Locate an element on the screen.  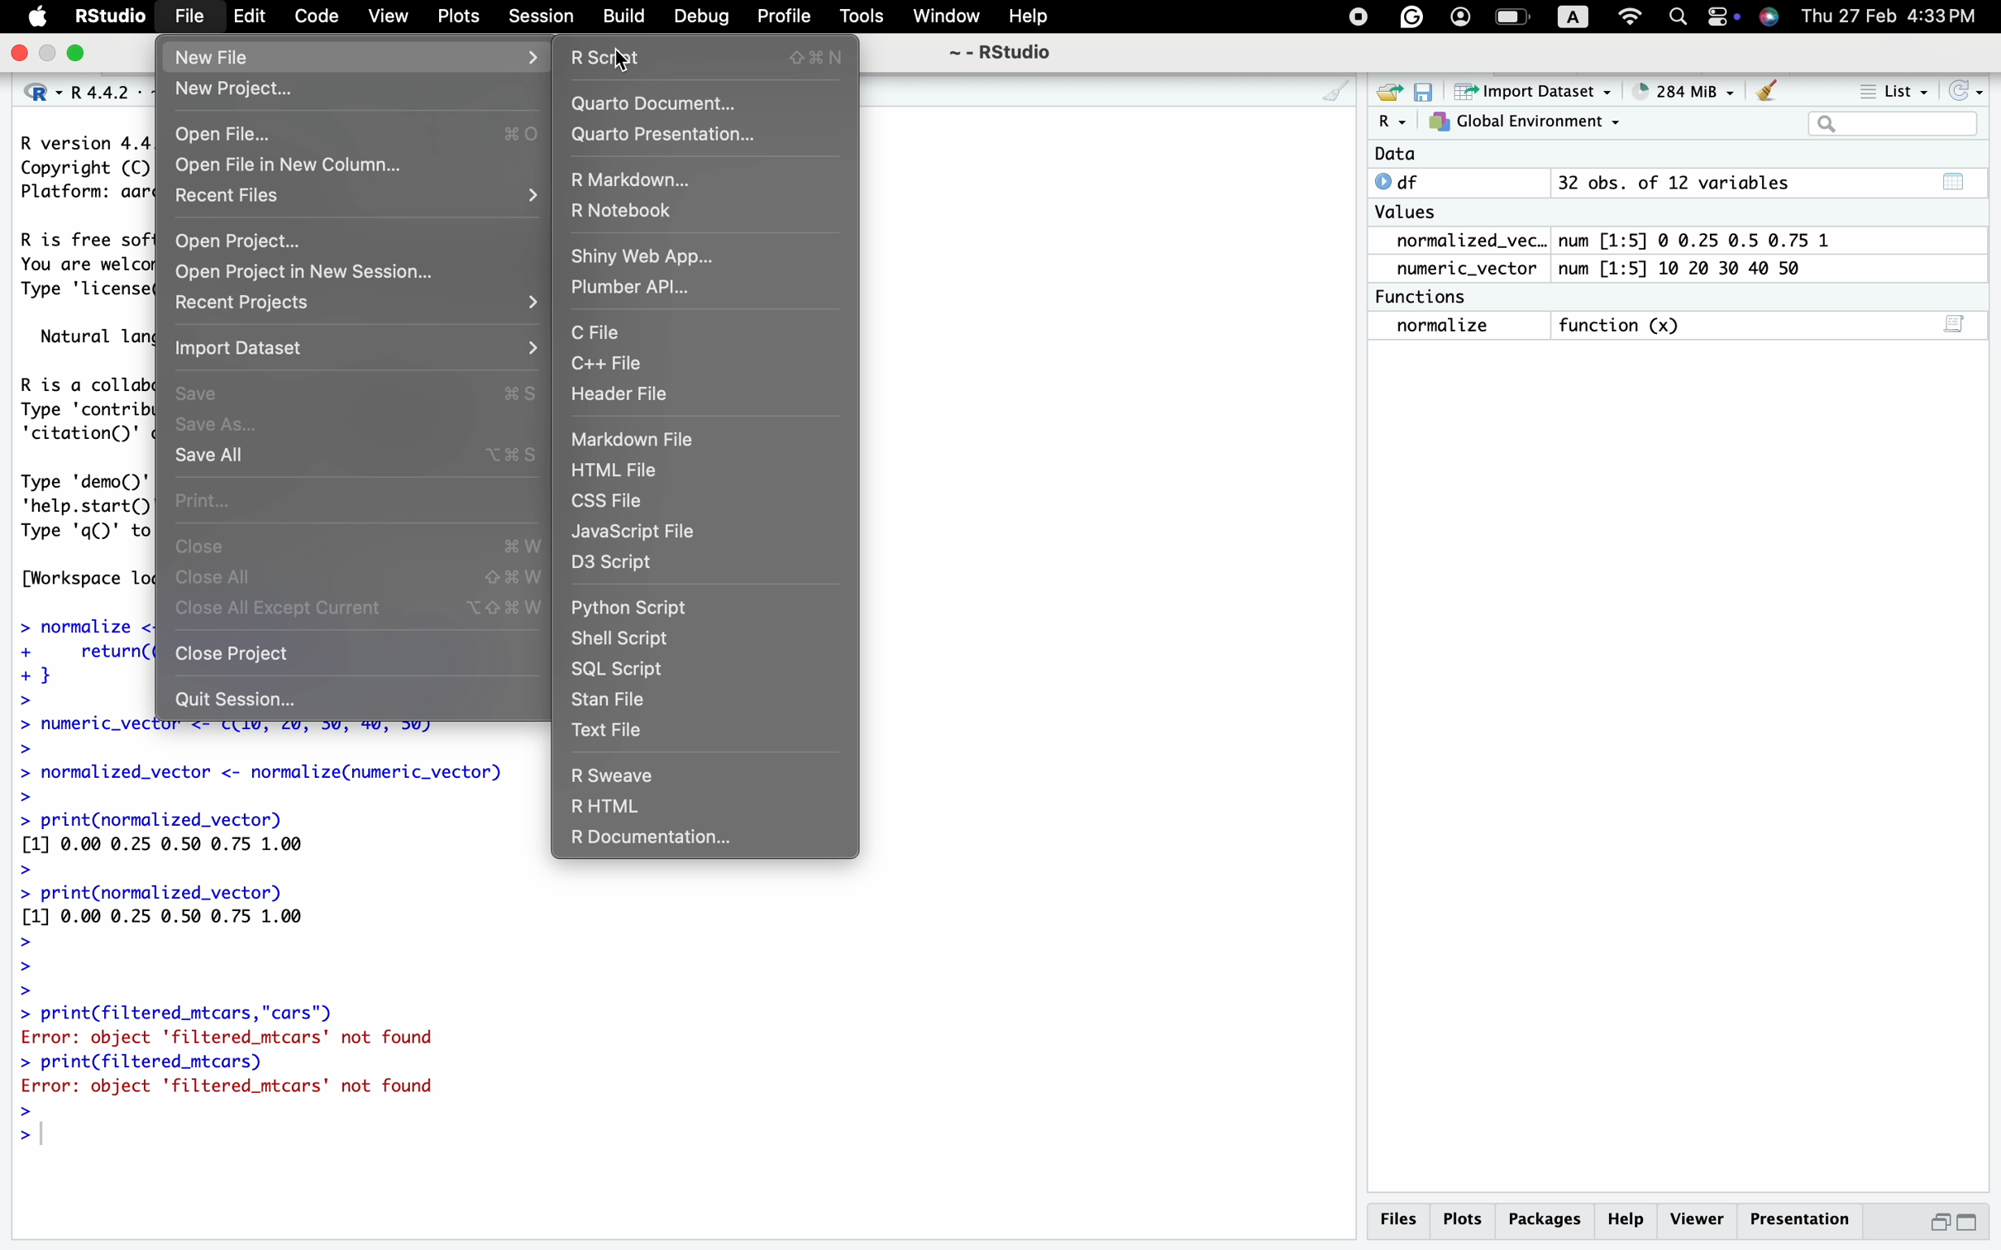
Shell Script is located at coordinates (627, 637).